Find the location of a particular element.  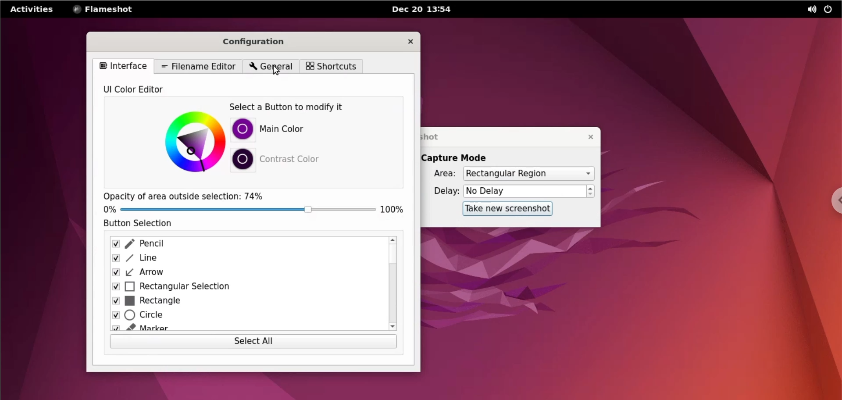

UI color editor  is located at coordinates (143, 88).